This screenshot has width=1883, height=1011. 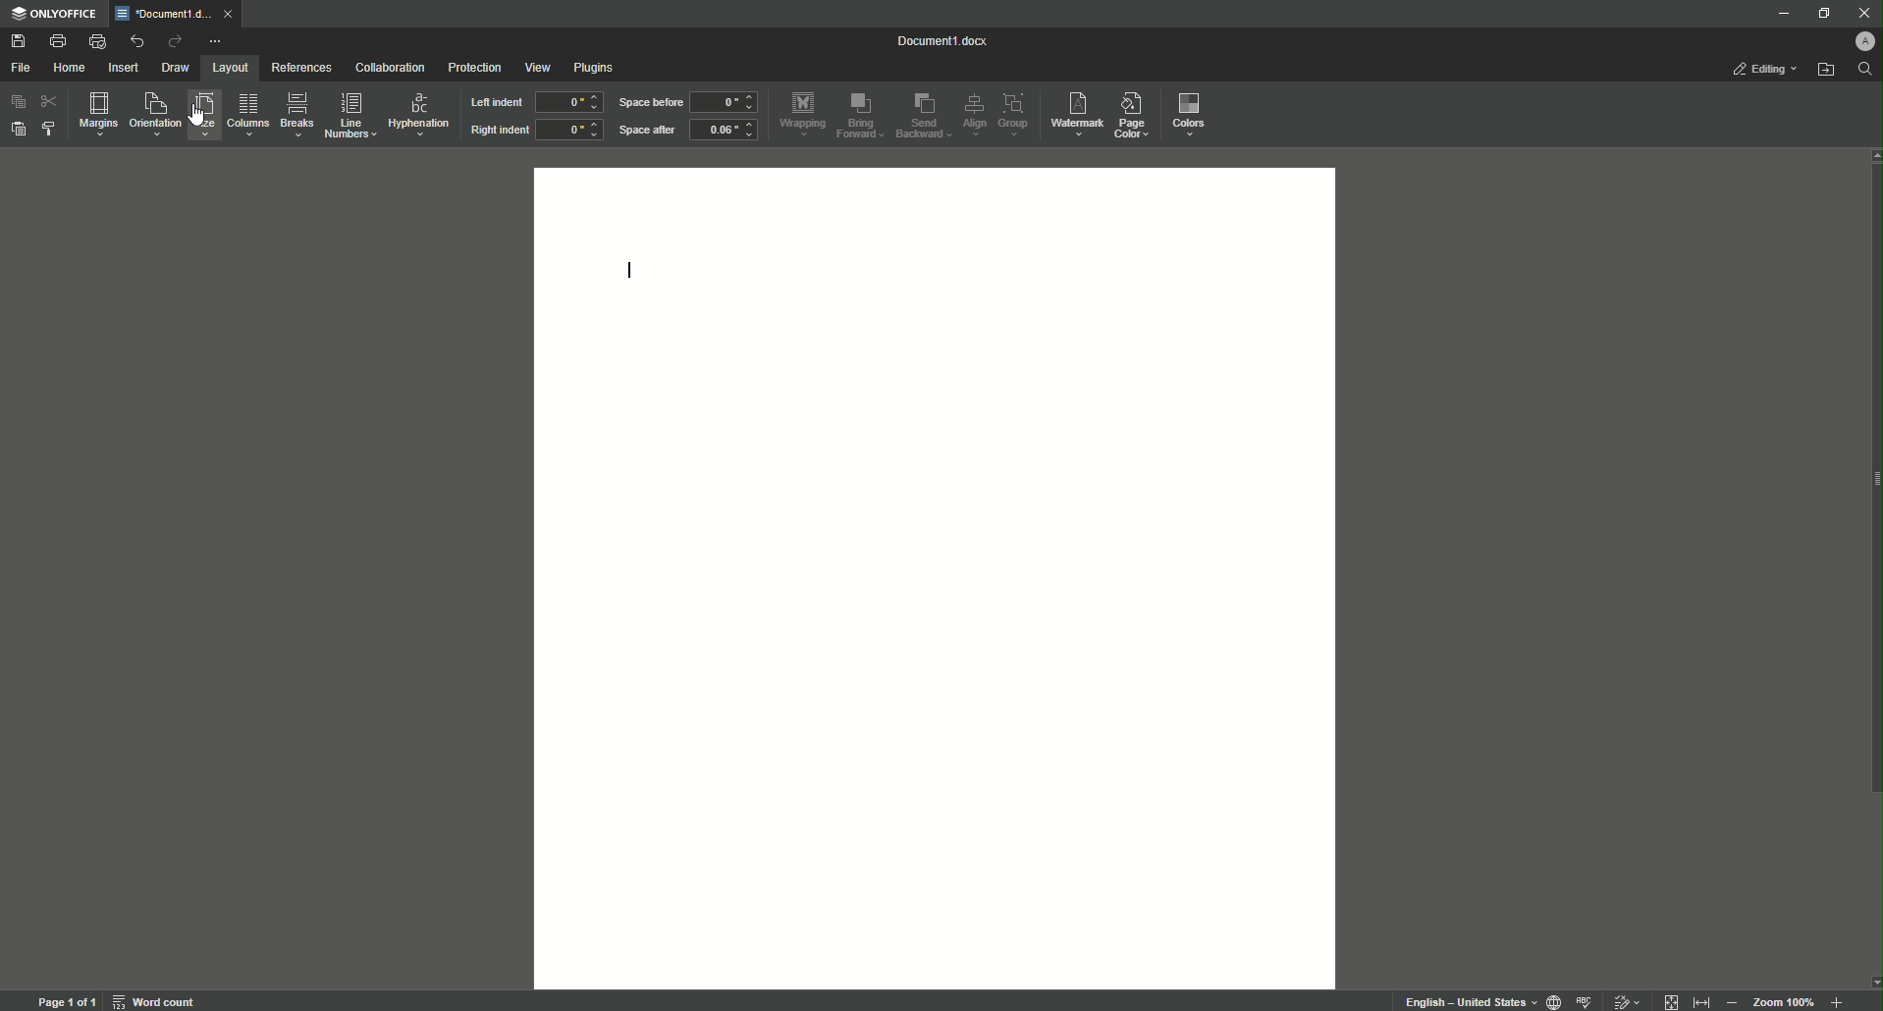 What do you see at coordinates (1628, 996) in the screenshot?
I see `Track changes` at bounding box center [1628, 996].